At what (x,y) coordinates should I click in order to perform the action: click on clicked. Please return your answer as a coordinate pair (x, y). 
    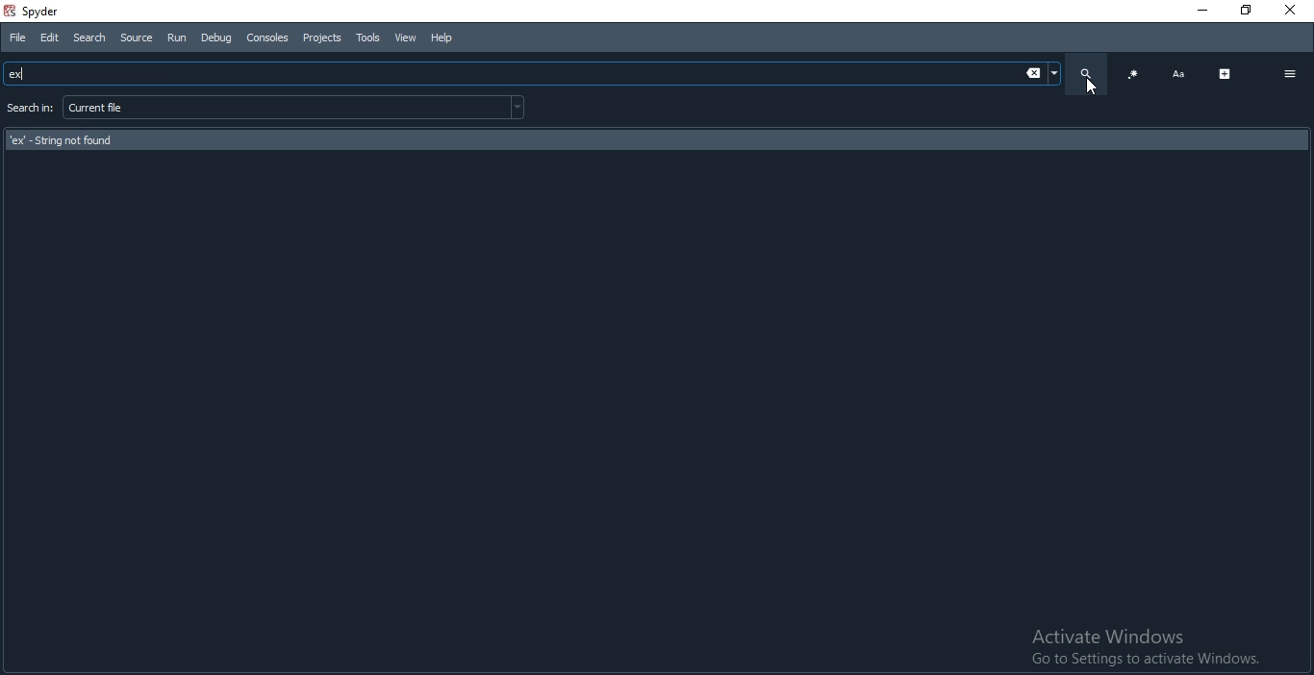
    Looking at the image, I should click on (532, 74).